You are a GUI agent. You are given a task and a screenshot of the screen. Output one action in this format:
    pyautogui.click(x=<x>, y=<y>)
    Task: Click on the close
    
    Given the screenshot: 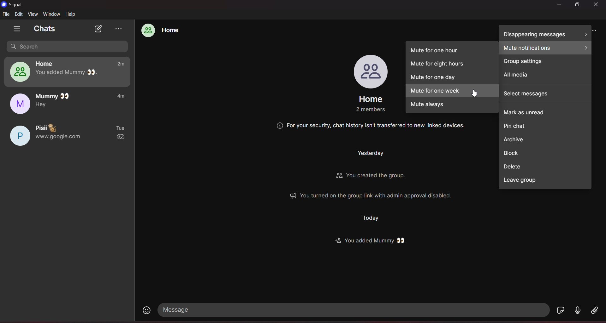 What is the action you would take?
    pyautogui.click(x=597, y=5)
    